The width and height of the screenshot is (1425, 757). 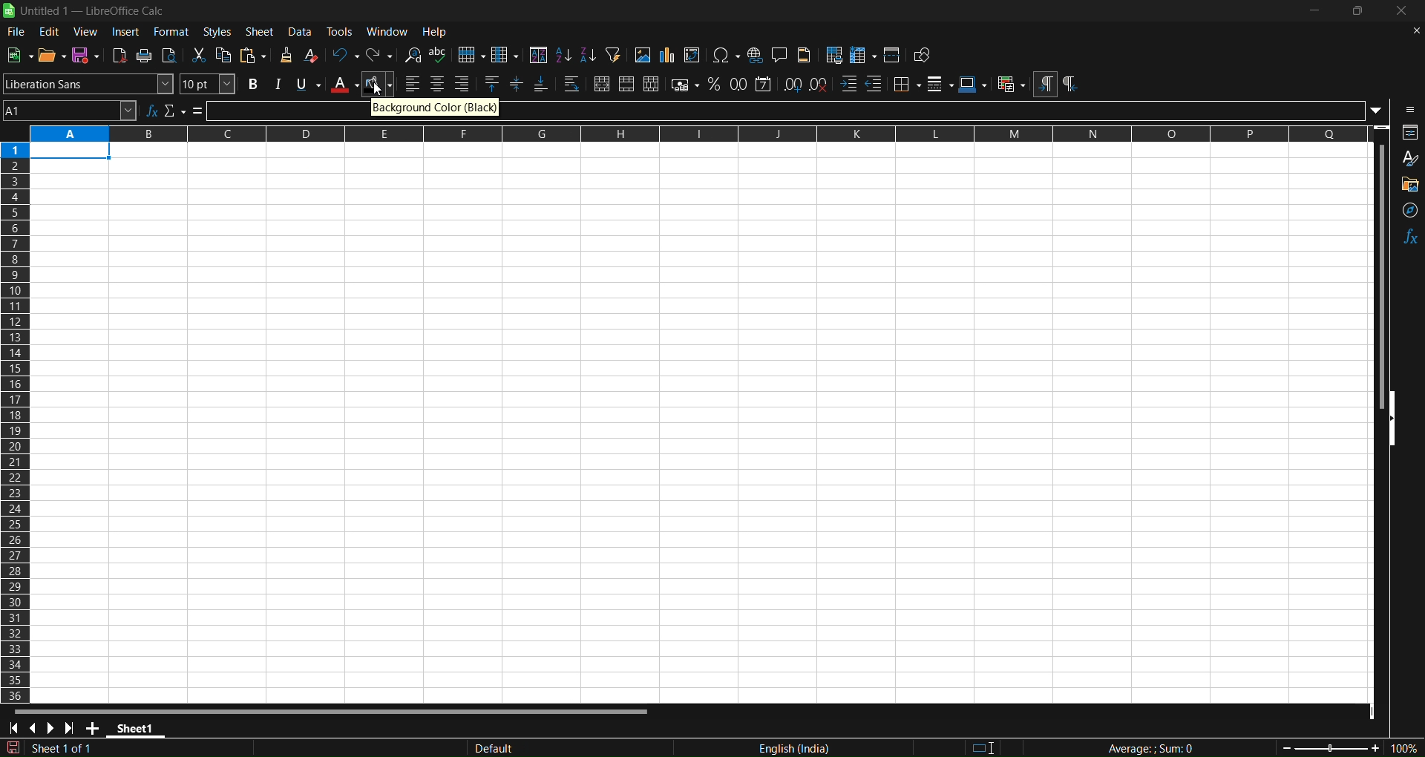 What do you see at coordinates (439, 54) in the screenshot?
I see `spelling` at bounding box center [439, 54].